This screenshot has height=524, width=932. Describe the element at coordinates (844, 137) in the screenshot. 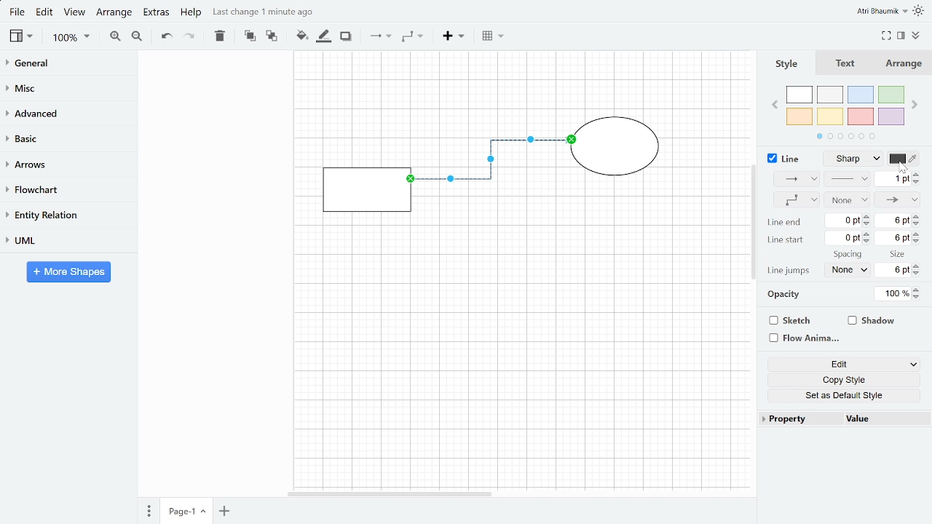

I see `pages in color` at that location.